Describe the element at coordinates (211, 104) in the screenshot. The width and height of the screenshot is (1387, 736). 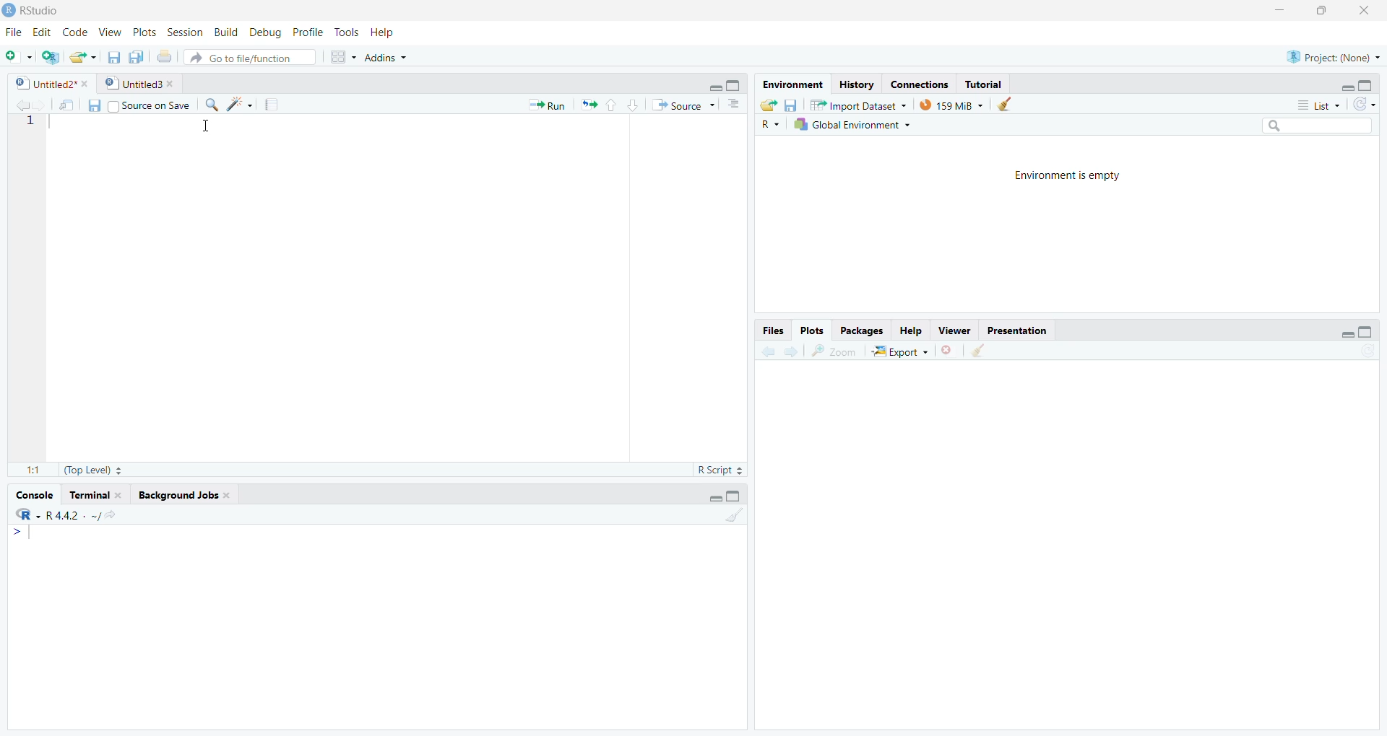
I see `Find/Replace` at that location.